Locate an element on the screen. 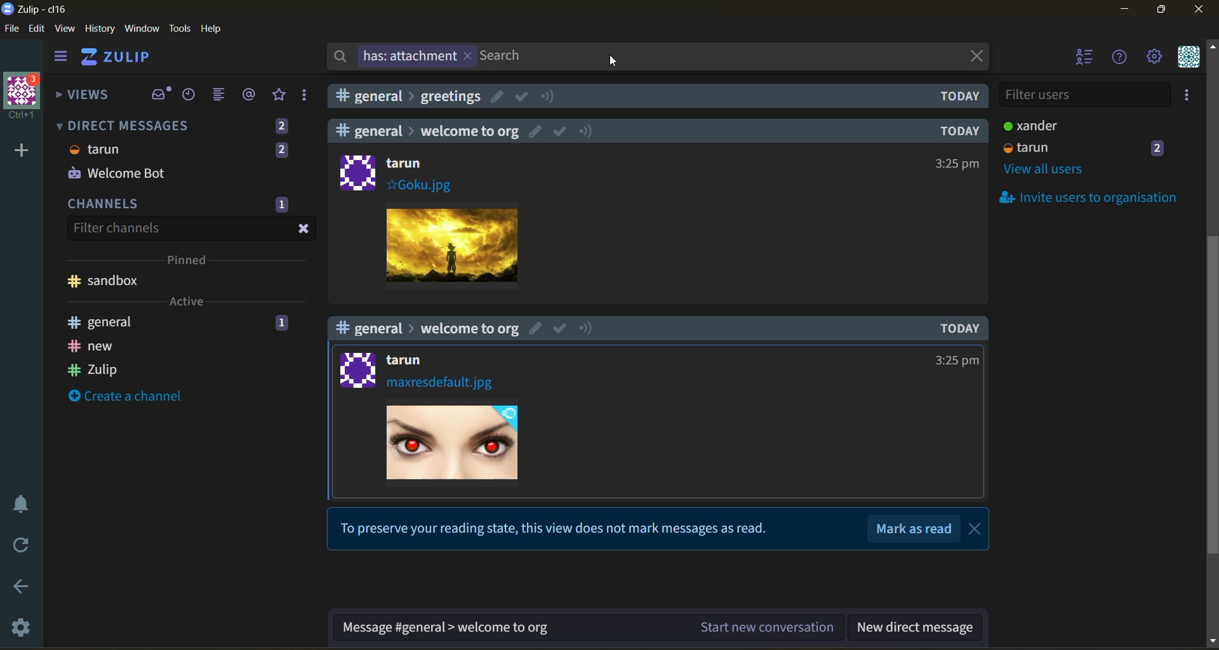  mentions is located at coordinates (250, 95).